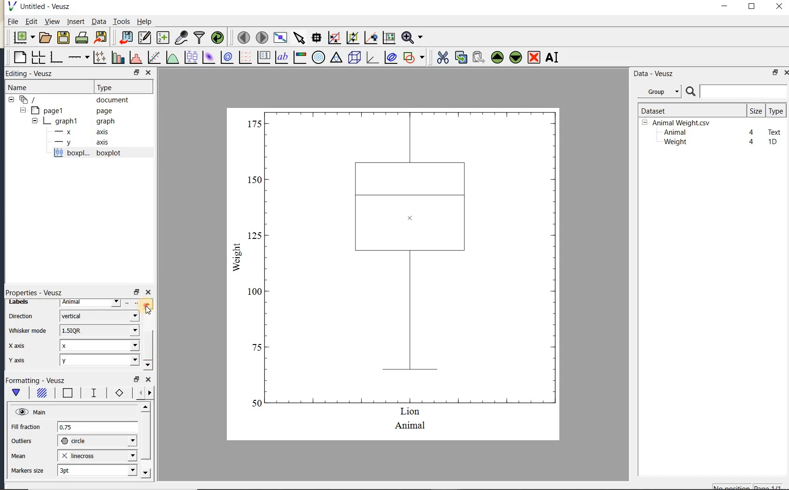 This screenshot has height=490, width=789. I want to click on print the document, so click(82, 38).